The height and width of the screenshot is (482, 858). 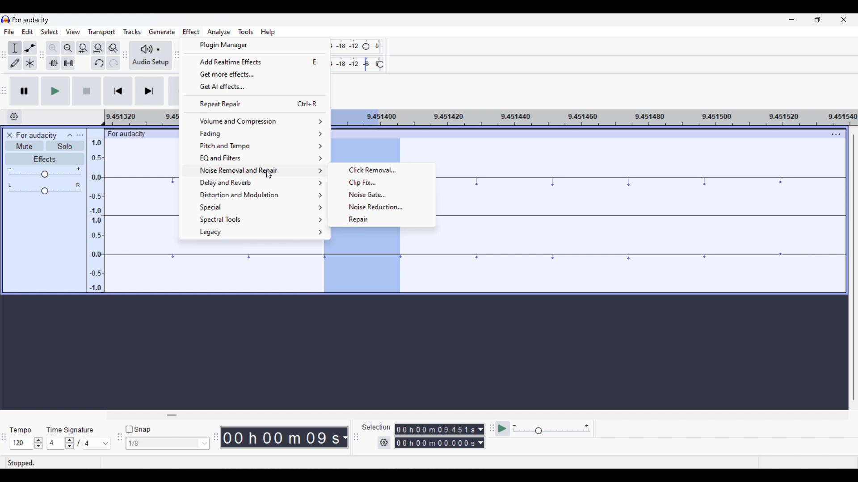 I want to click on Audio setup, so click(x=151, y=55).